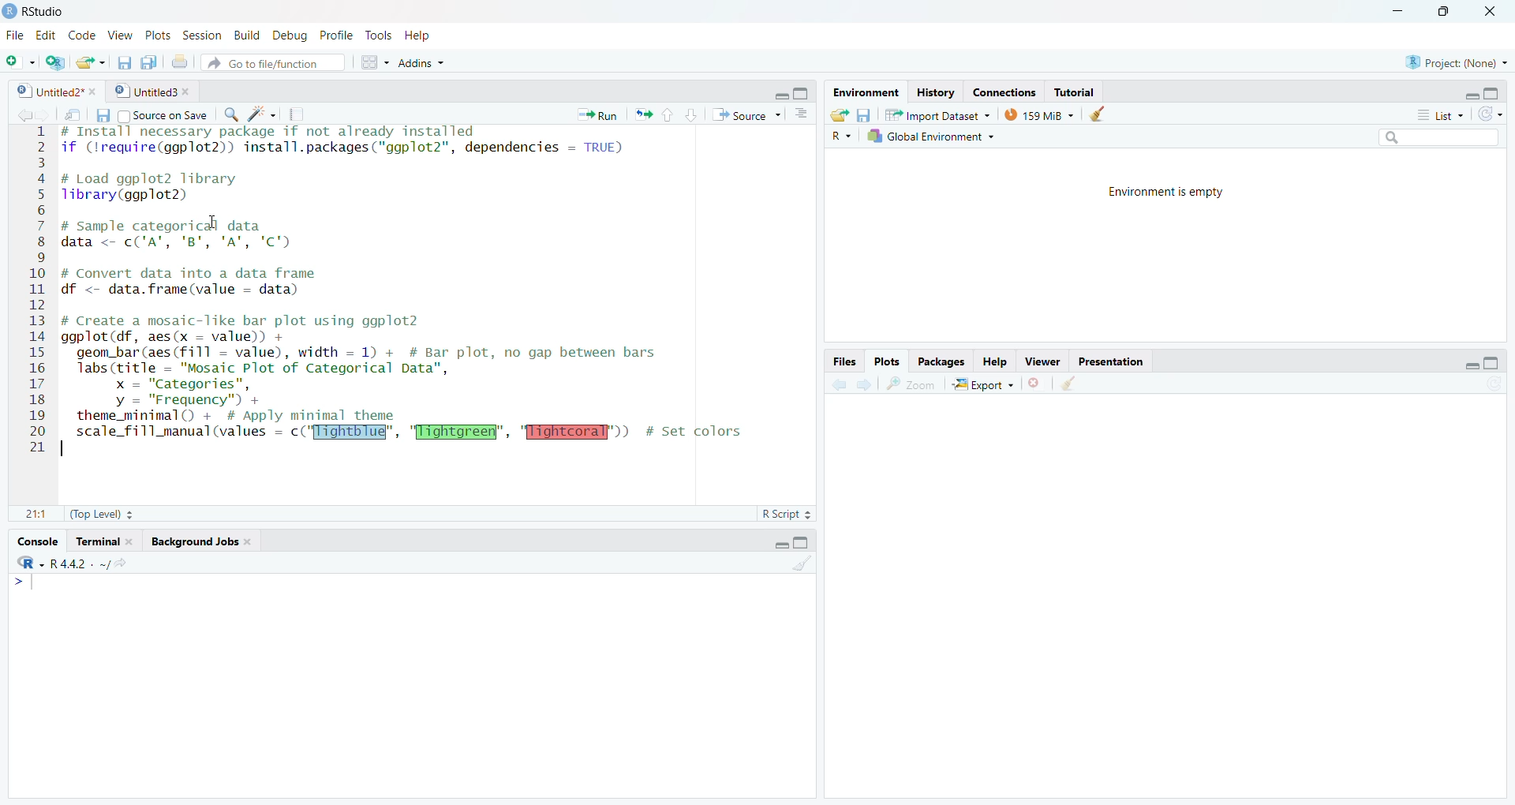 This screenshot has height=805, width=1515. What do you see at coordinates (212, 222) in the screenshot?
I see `Cursor` at bounding box center [212, 222].